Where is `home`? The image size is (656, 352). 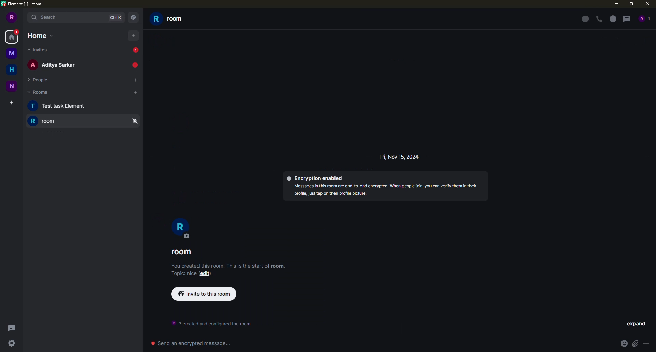
home is located at coordinates (40, 36).